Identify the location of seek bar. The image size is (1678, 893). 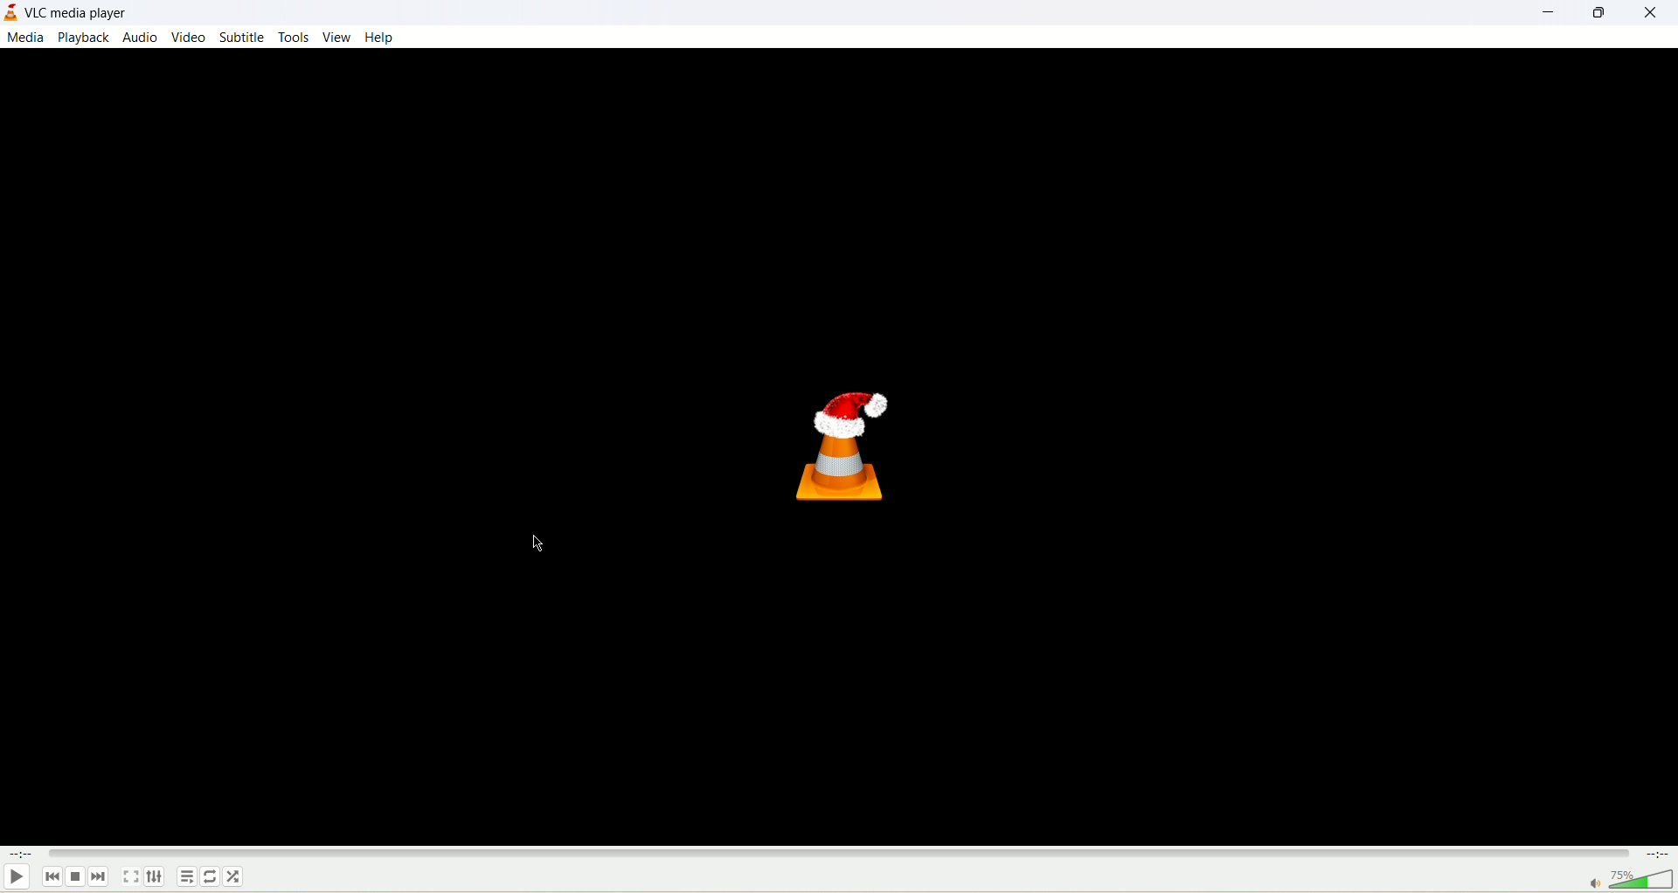
(840, 853).